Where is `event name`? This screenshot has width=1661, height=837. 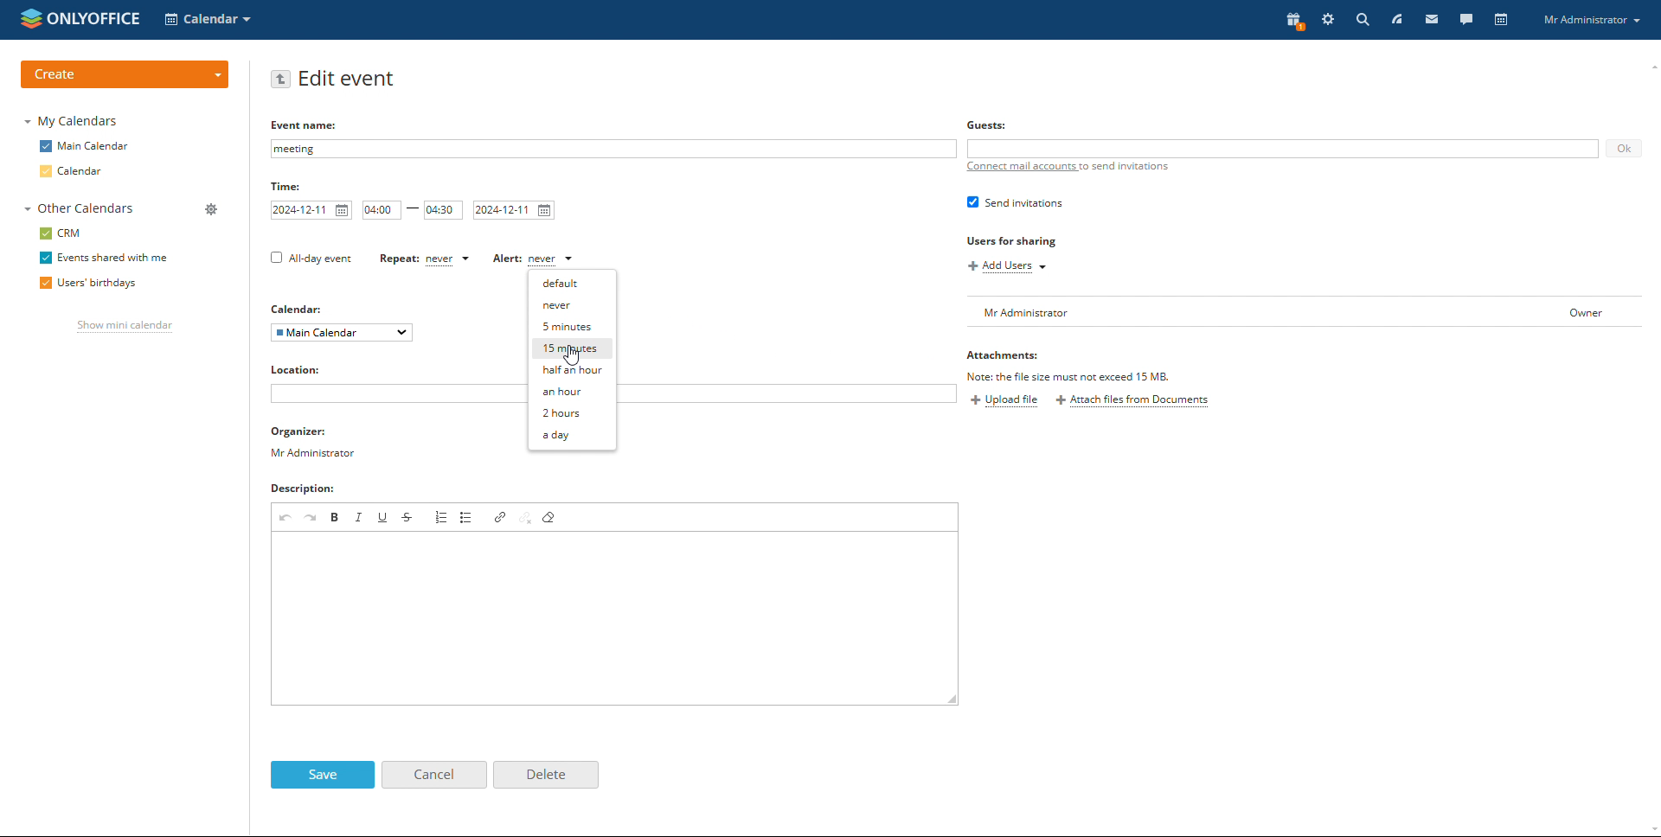
event name is located at coordinates (614, 149).